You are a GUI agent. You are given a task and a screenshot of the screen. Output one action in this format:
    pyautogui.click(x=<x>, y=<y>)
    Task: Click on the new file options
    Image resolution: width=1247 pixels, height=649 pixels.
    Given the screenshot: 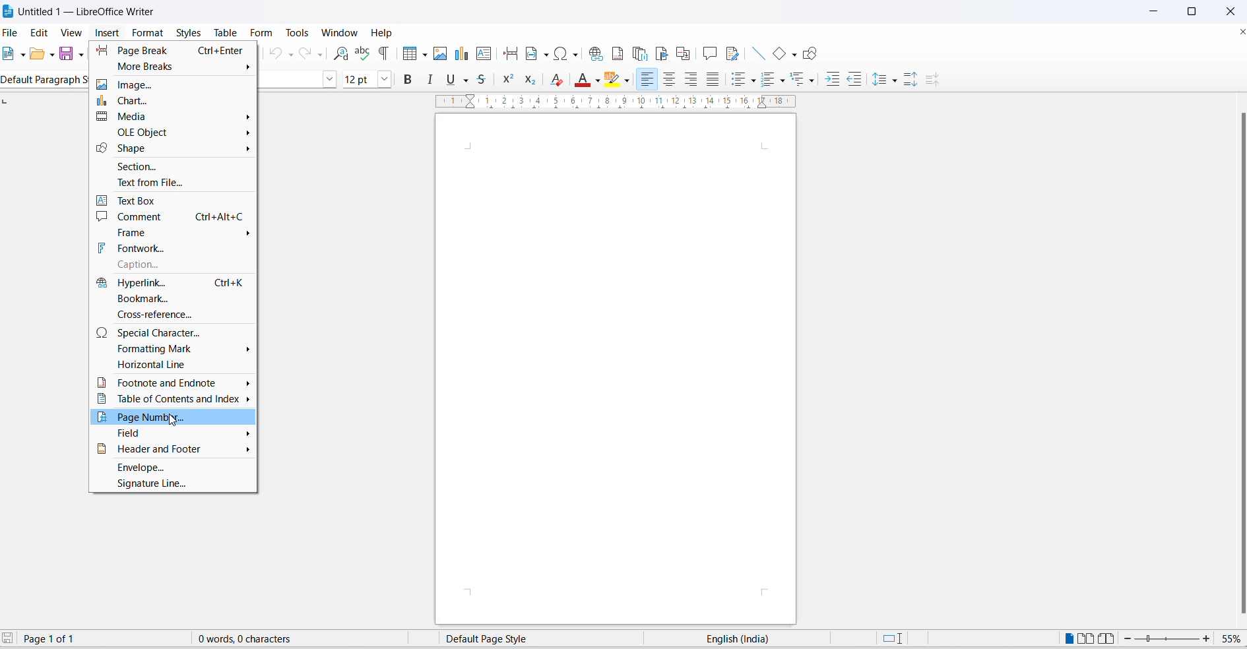 What is the action you would take?
    pyautogui.click(x=22, y=54)
    